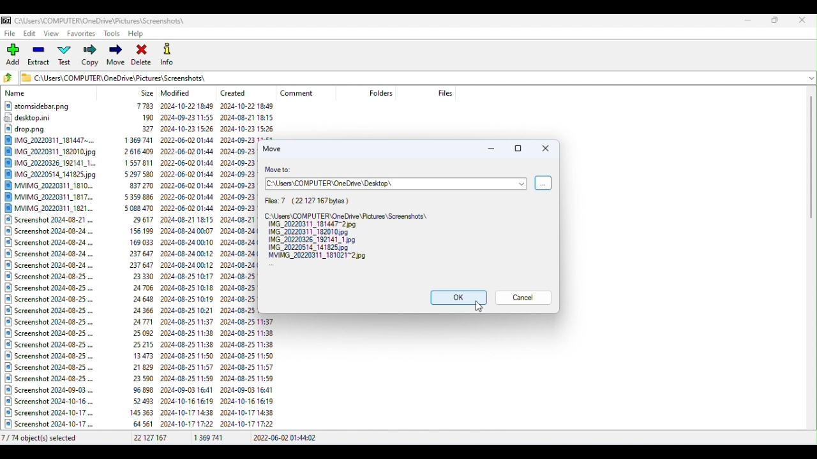 The width and height of the screenshot is (817, 459). Describe the element at coordinates (147, 92) in the screenshot. I see `Size` at that location.